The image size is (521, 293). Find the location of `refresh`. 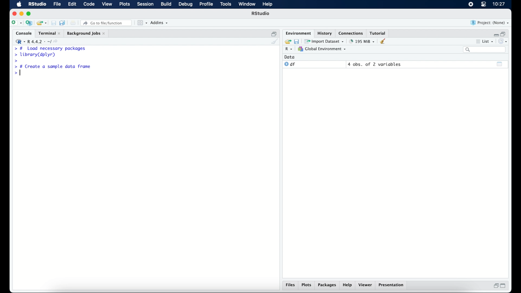

refresh is located at coordinates (504, 42).